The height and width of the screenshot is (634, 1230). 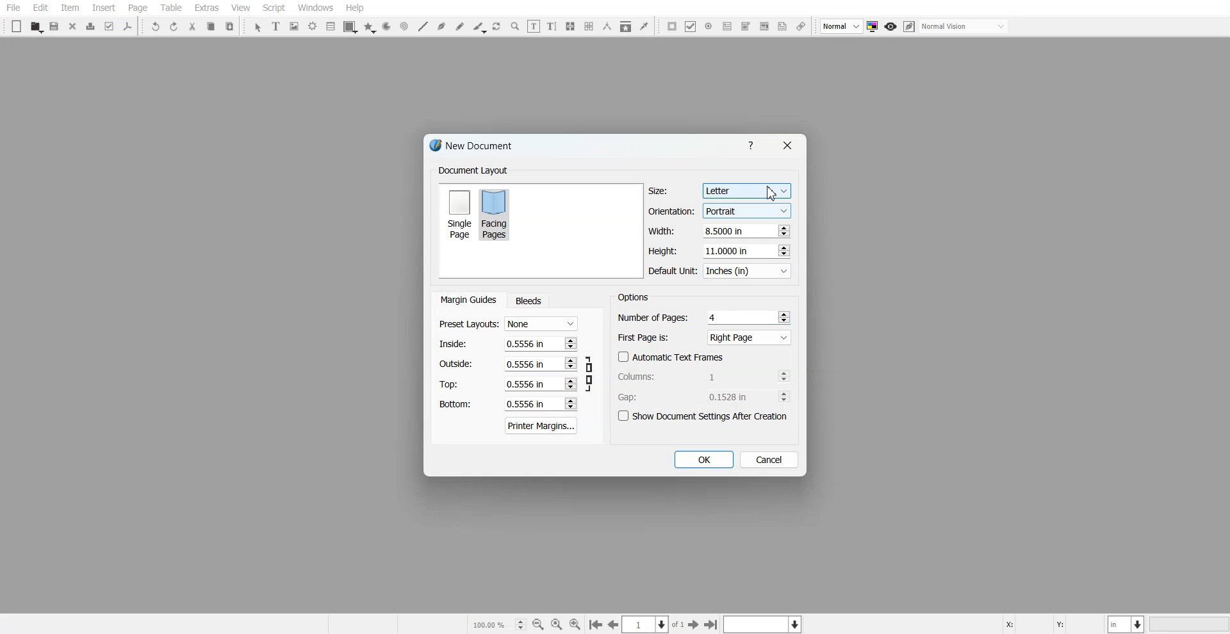 I want to click on PDF List Box, so click(x=764, y=27).